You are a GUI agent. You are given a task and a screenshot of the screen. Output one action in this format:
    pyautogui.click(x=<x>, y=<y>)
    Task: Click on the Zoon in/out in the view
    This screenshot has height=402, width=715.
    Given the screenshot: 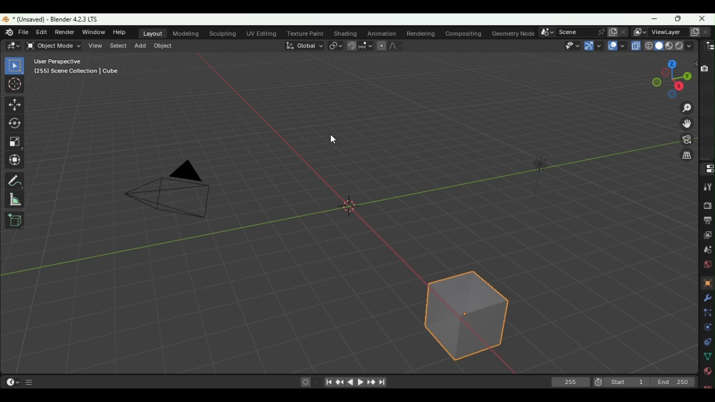 What is the action you would take?
    pyautogui.click(x=684, y=108)
    